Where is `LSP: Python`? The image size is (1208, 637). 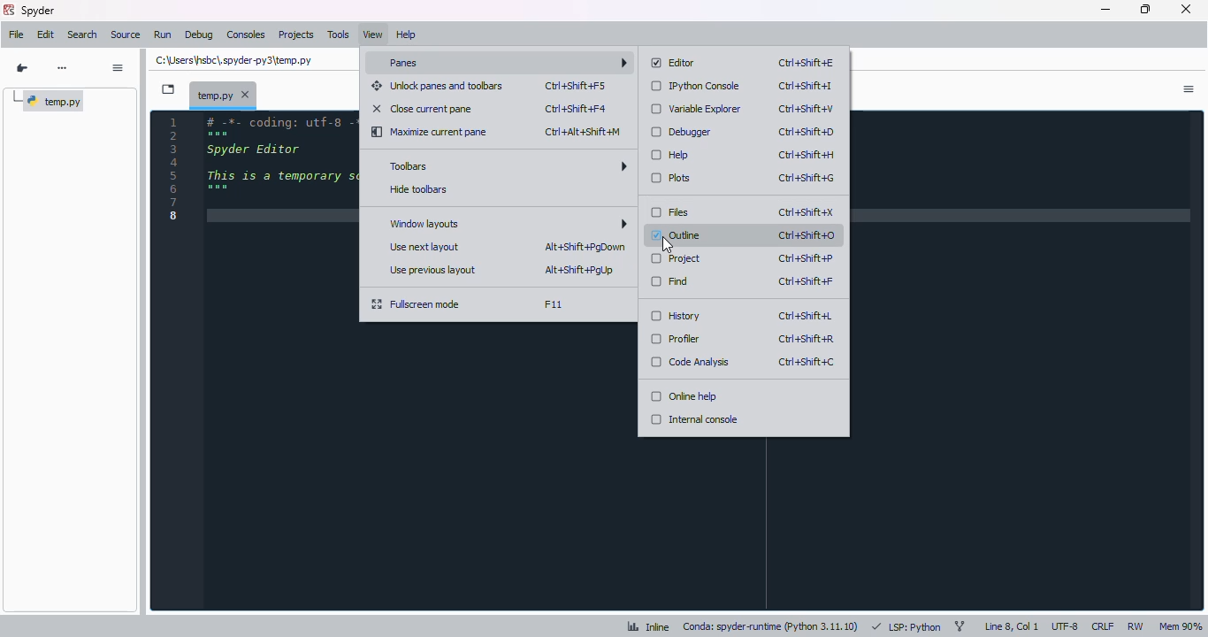
LSP: Python is located at coordinates (906, 627).